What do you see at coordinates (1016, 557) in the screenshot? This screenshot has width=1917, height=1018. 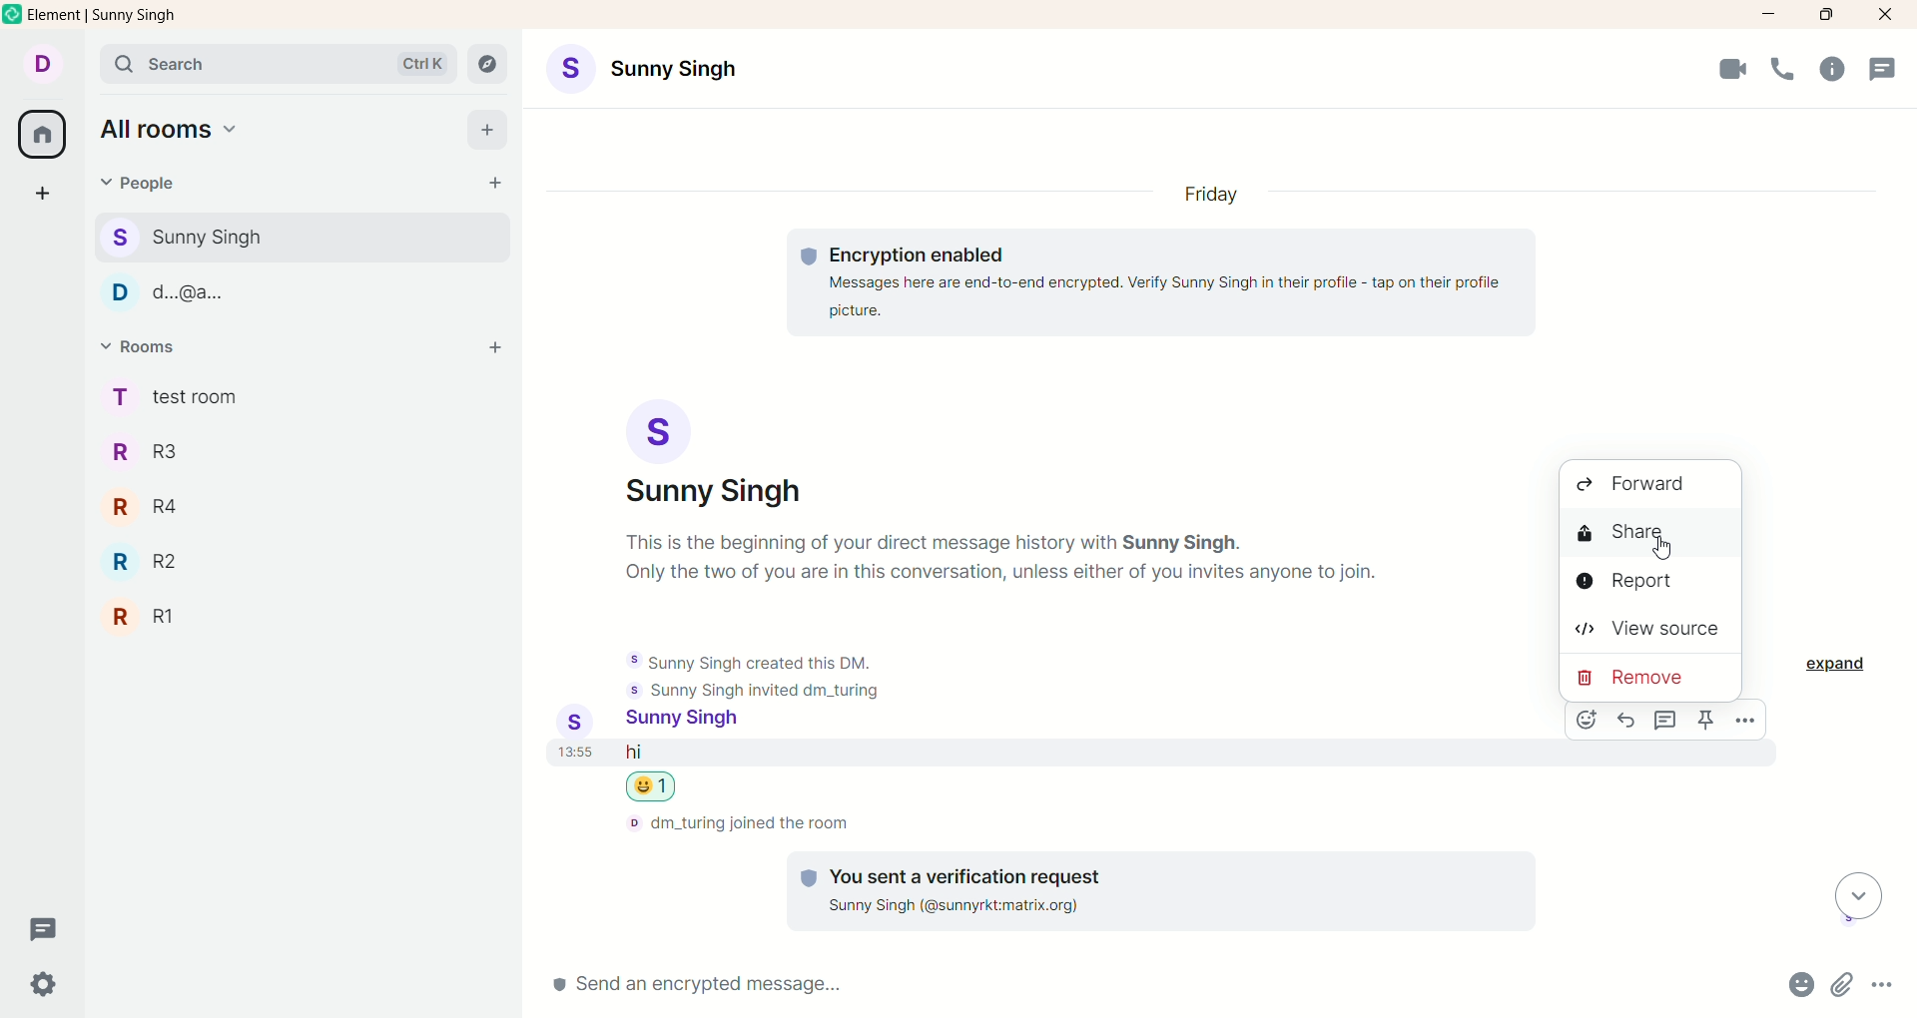 I see `text` at bounding box center [1016, 557].